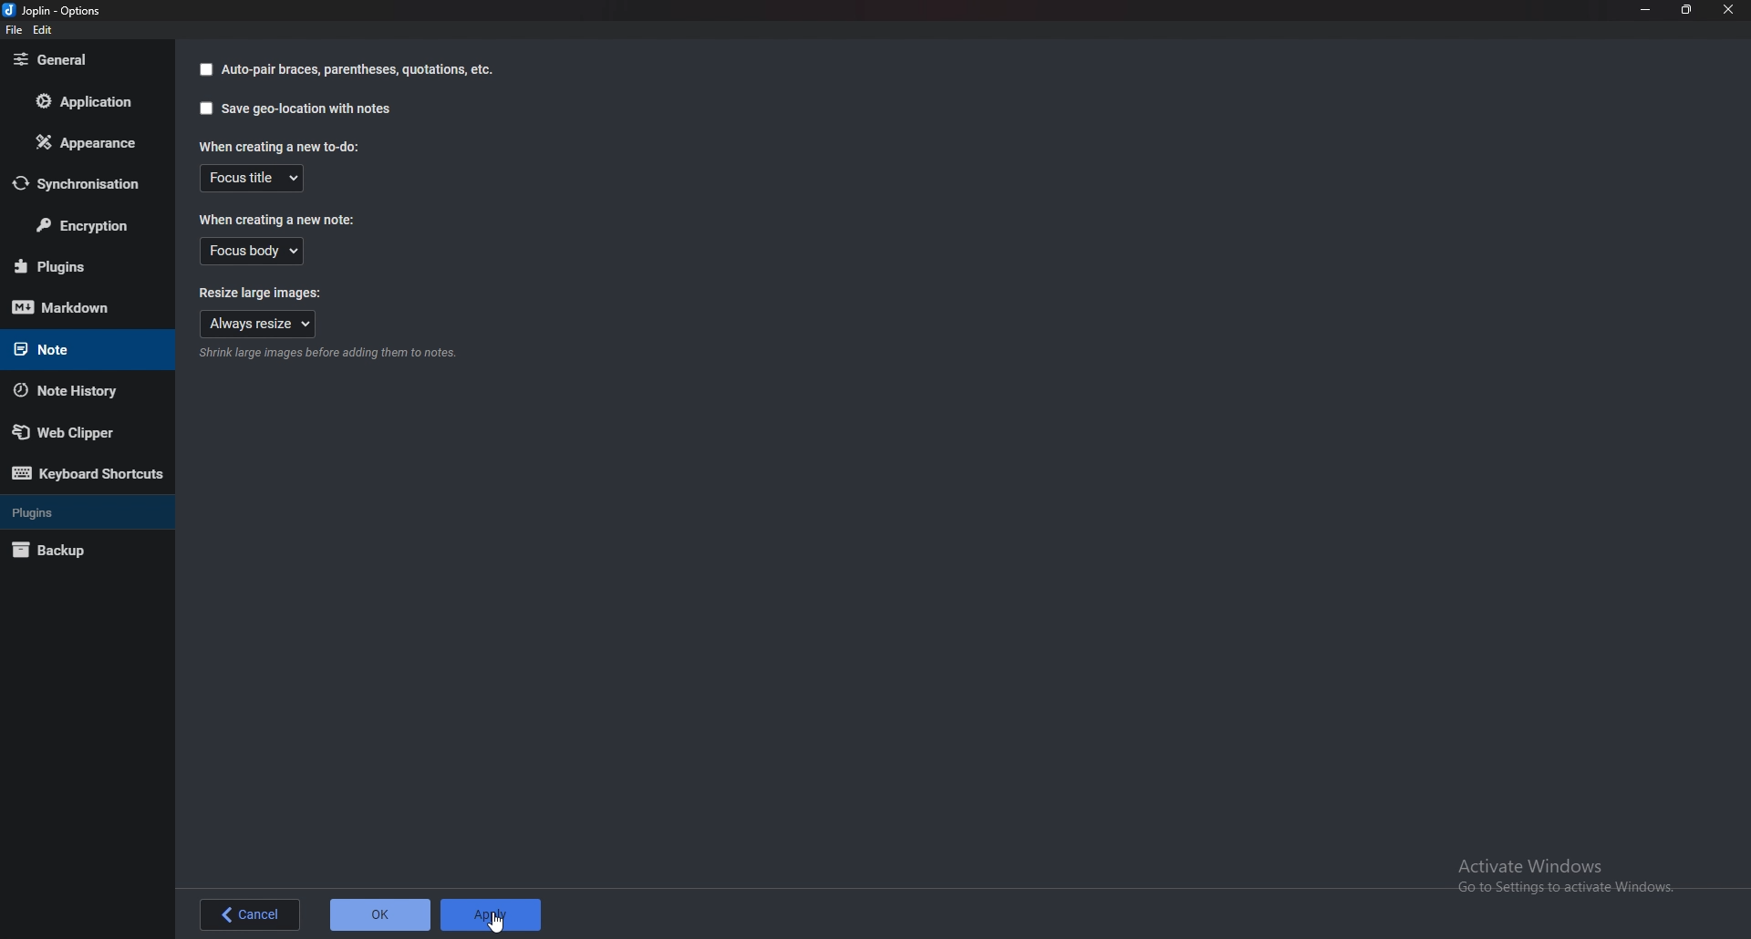  What do you see at coordinates (274, 292) in the screenshot?
I see `Resize large images` at bounding box center [274, 292].